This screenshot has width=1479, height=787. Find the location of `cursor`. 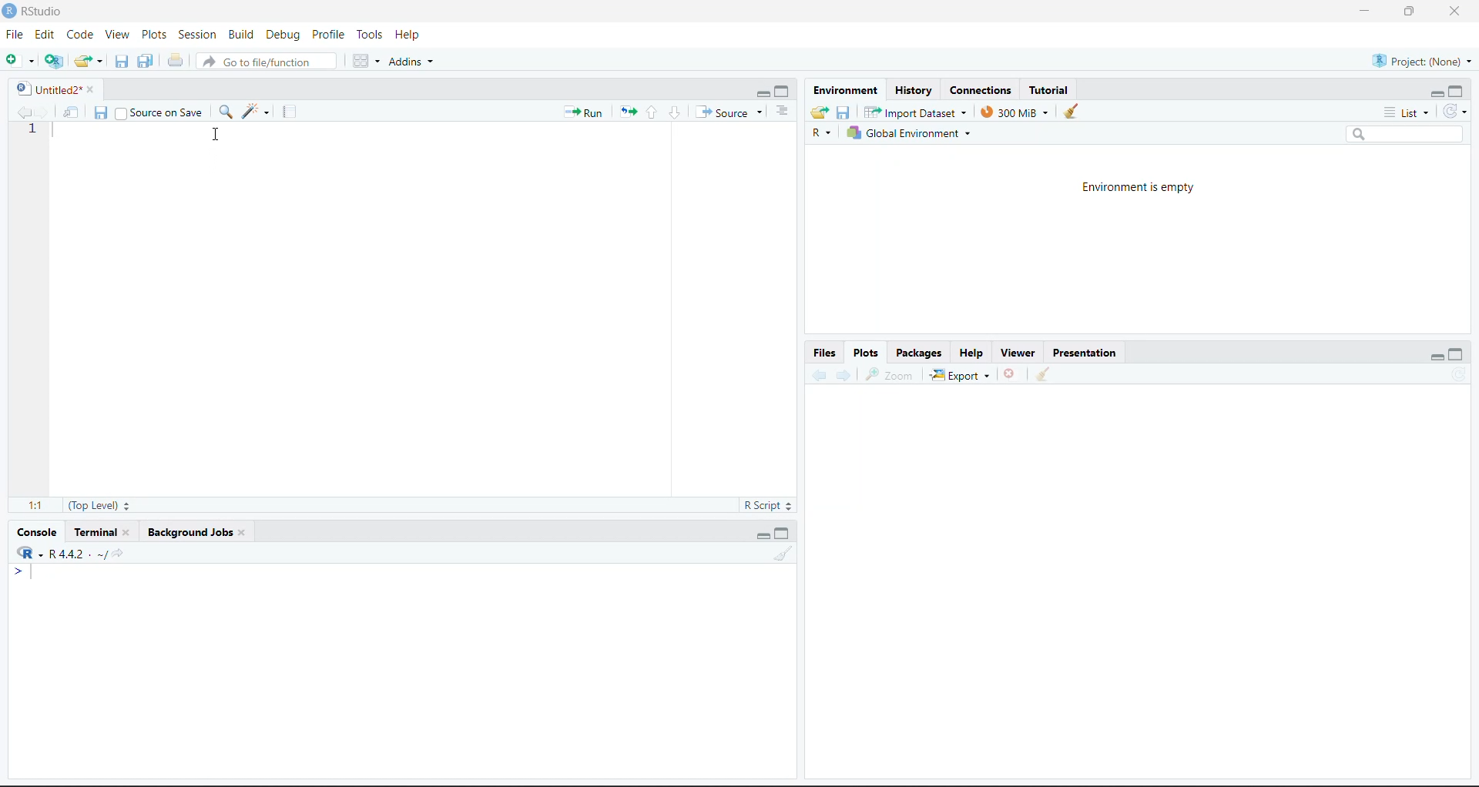

cursor is located at coordinates (212, 136).